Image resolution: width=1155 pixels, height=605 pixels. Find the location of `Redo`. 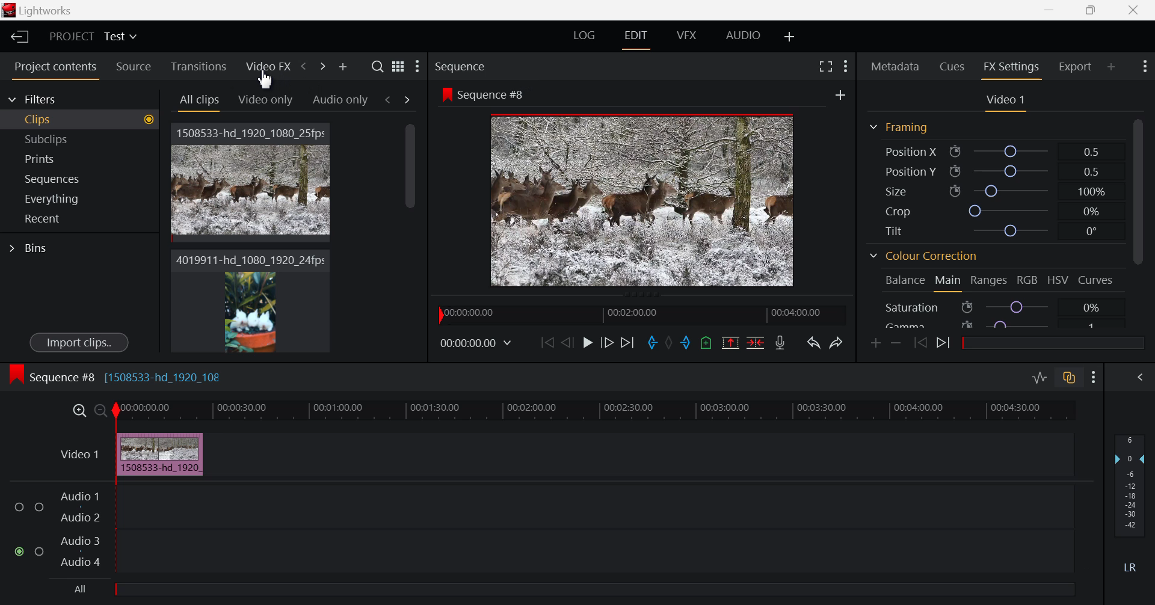

Redo is located at coordinates (837, 343).